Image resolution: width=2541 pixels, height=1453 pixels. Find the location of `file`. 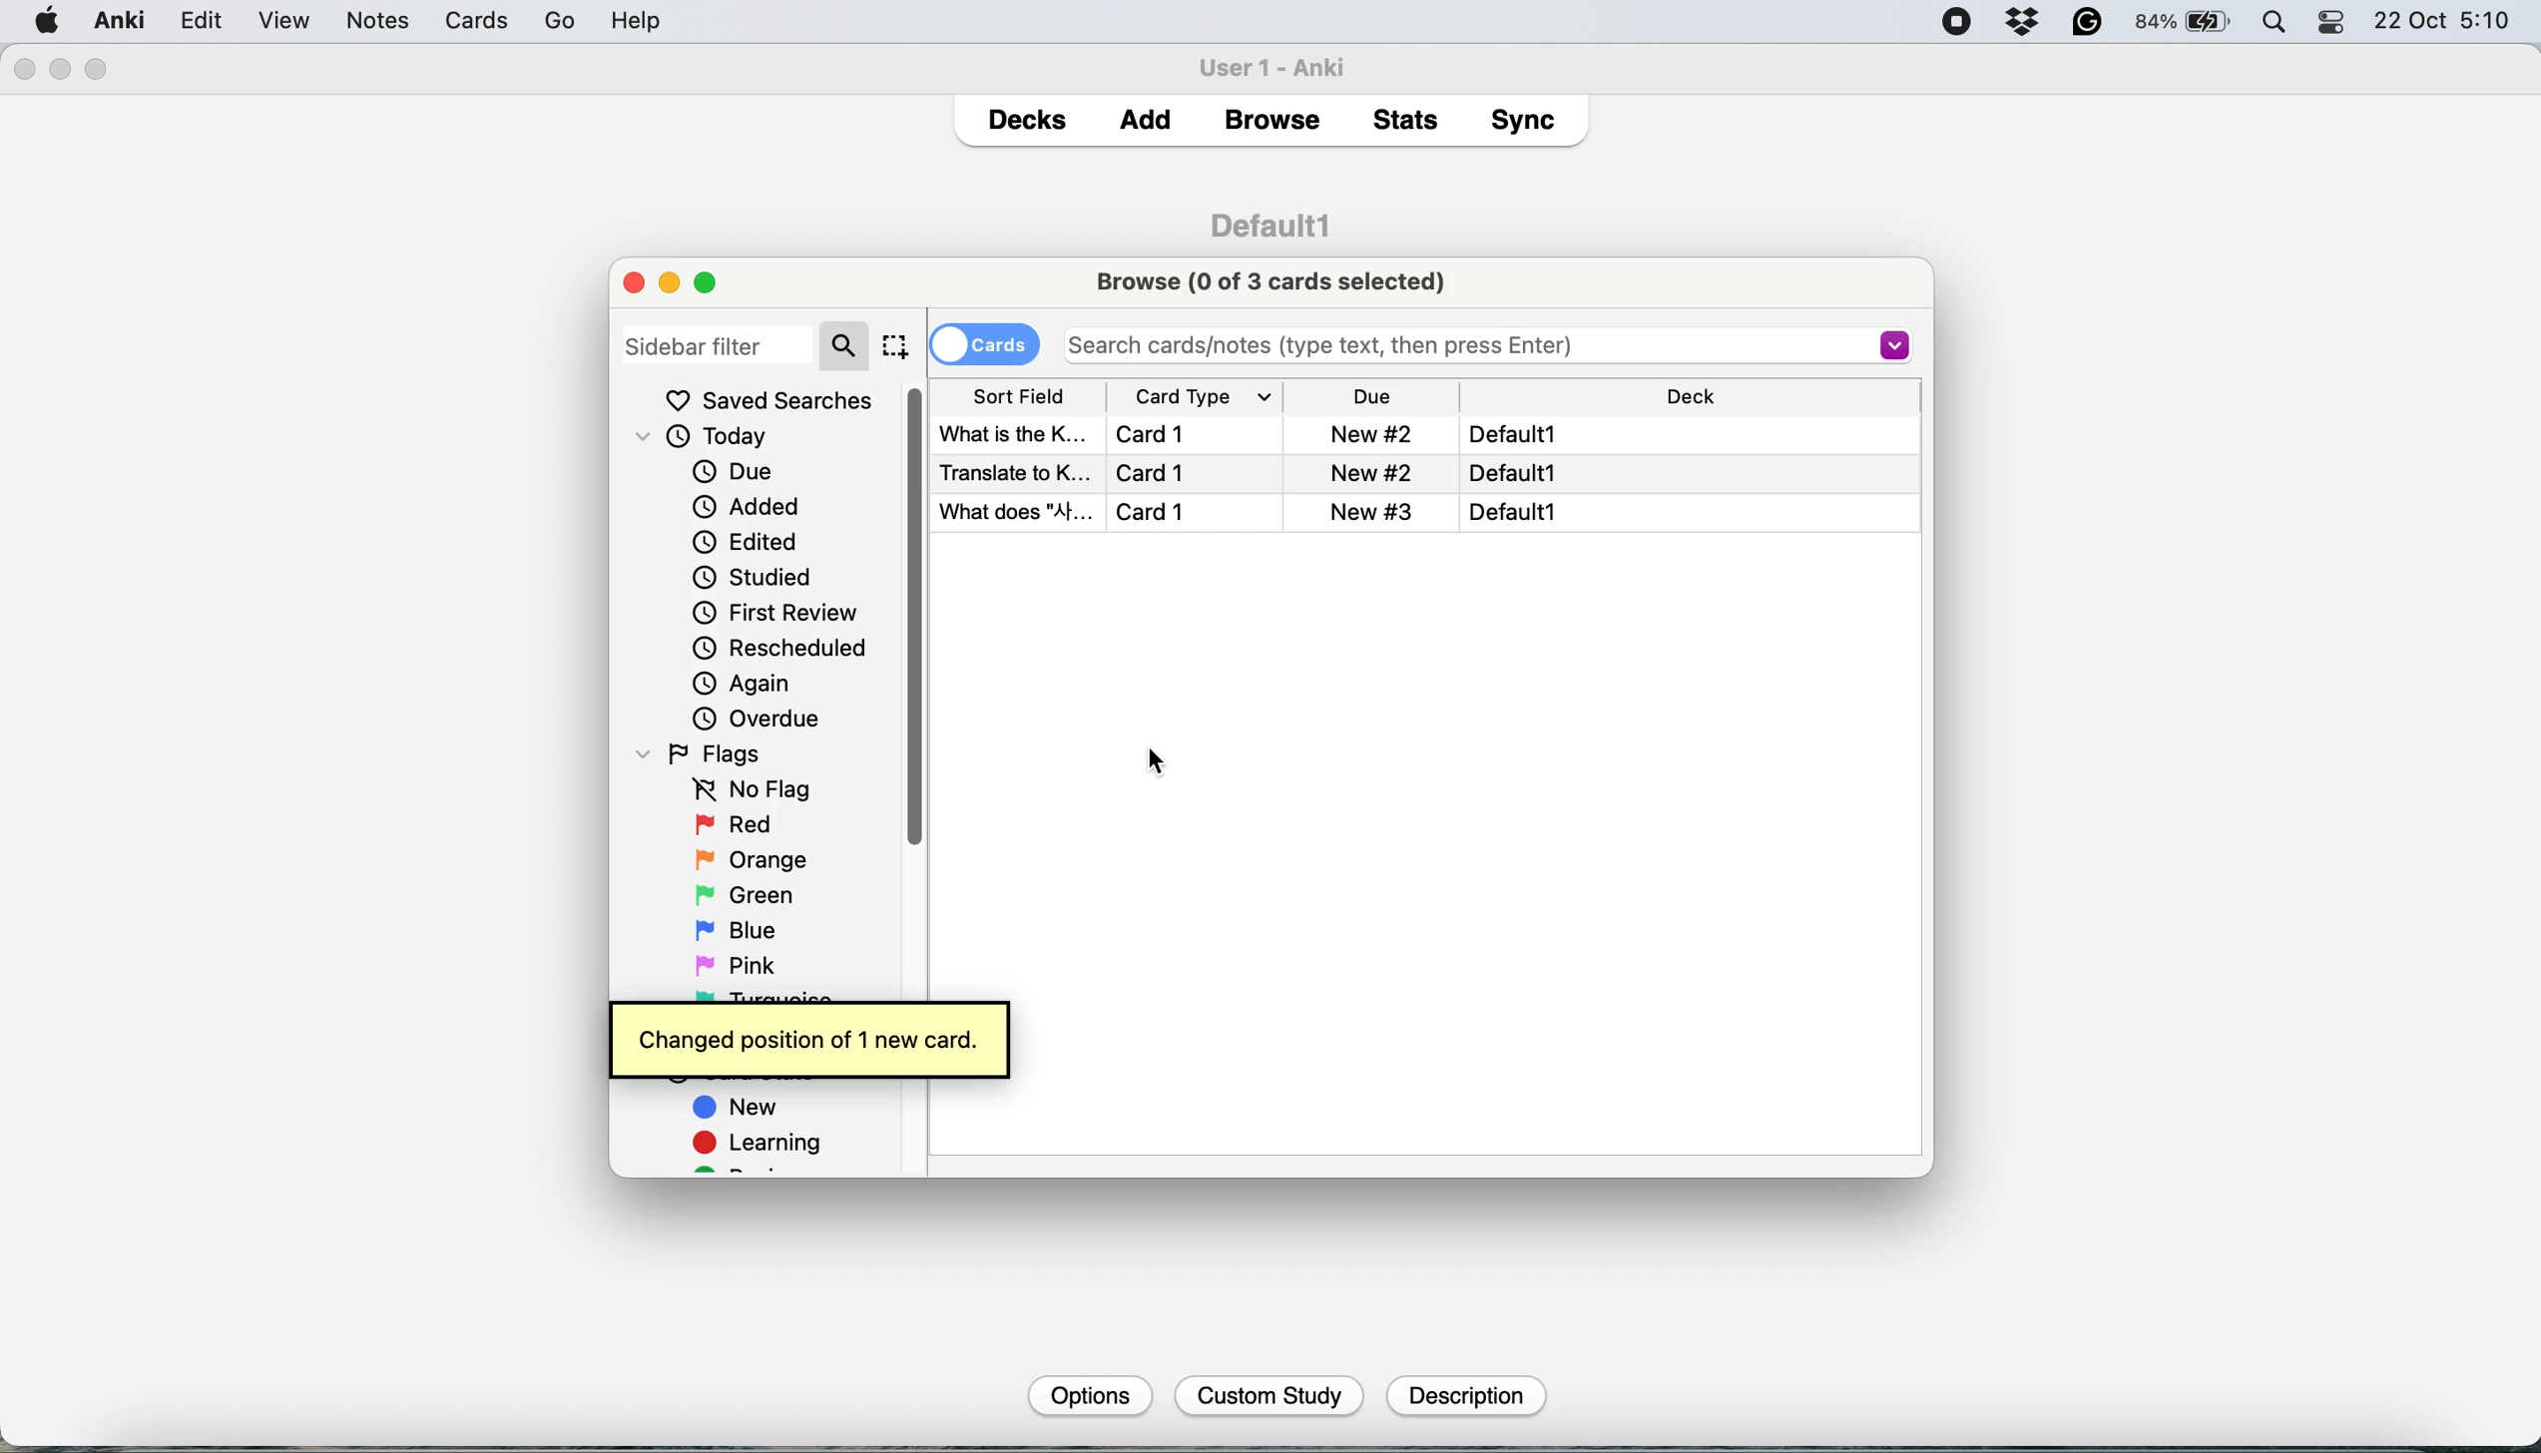

file is located at coordinates (199, 21).